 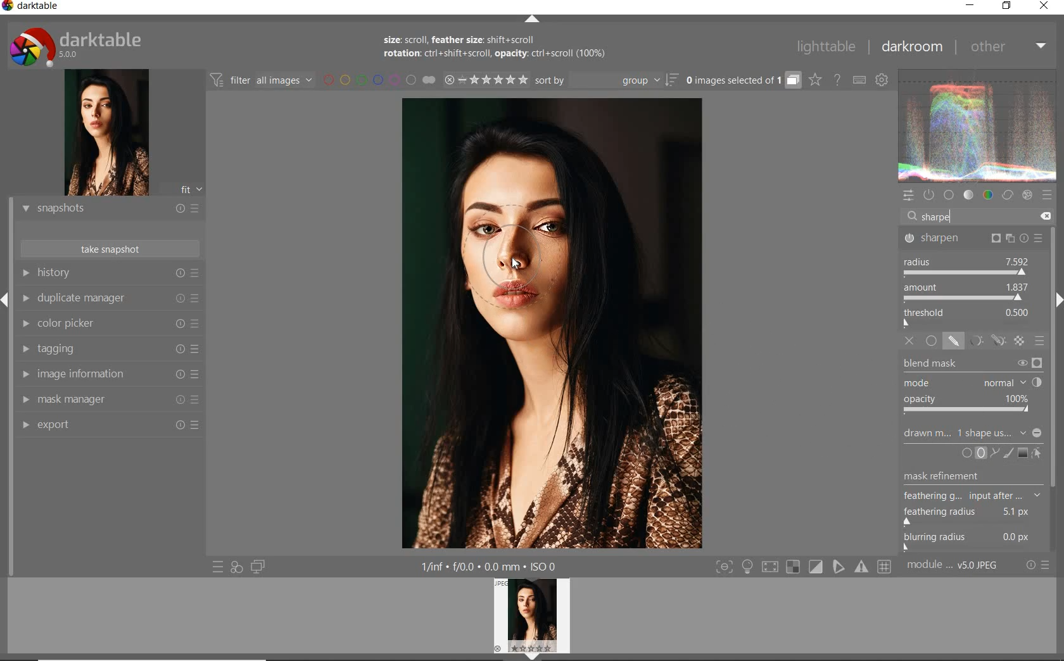 I want to click on UNIFORMLY, so click(x=931, y=341).